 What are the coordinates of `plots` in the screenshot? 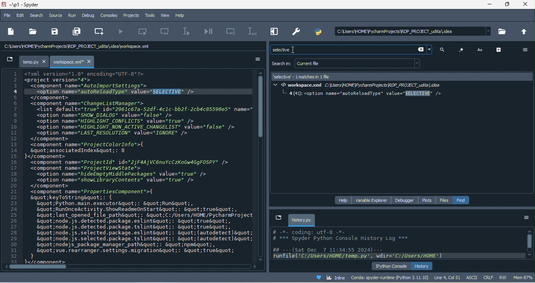 It's located at (428, 200).